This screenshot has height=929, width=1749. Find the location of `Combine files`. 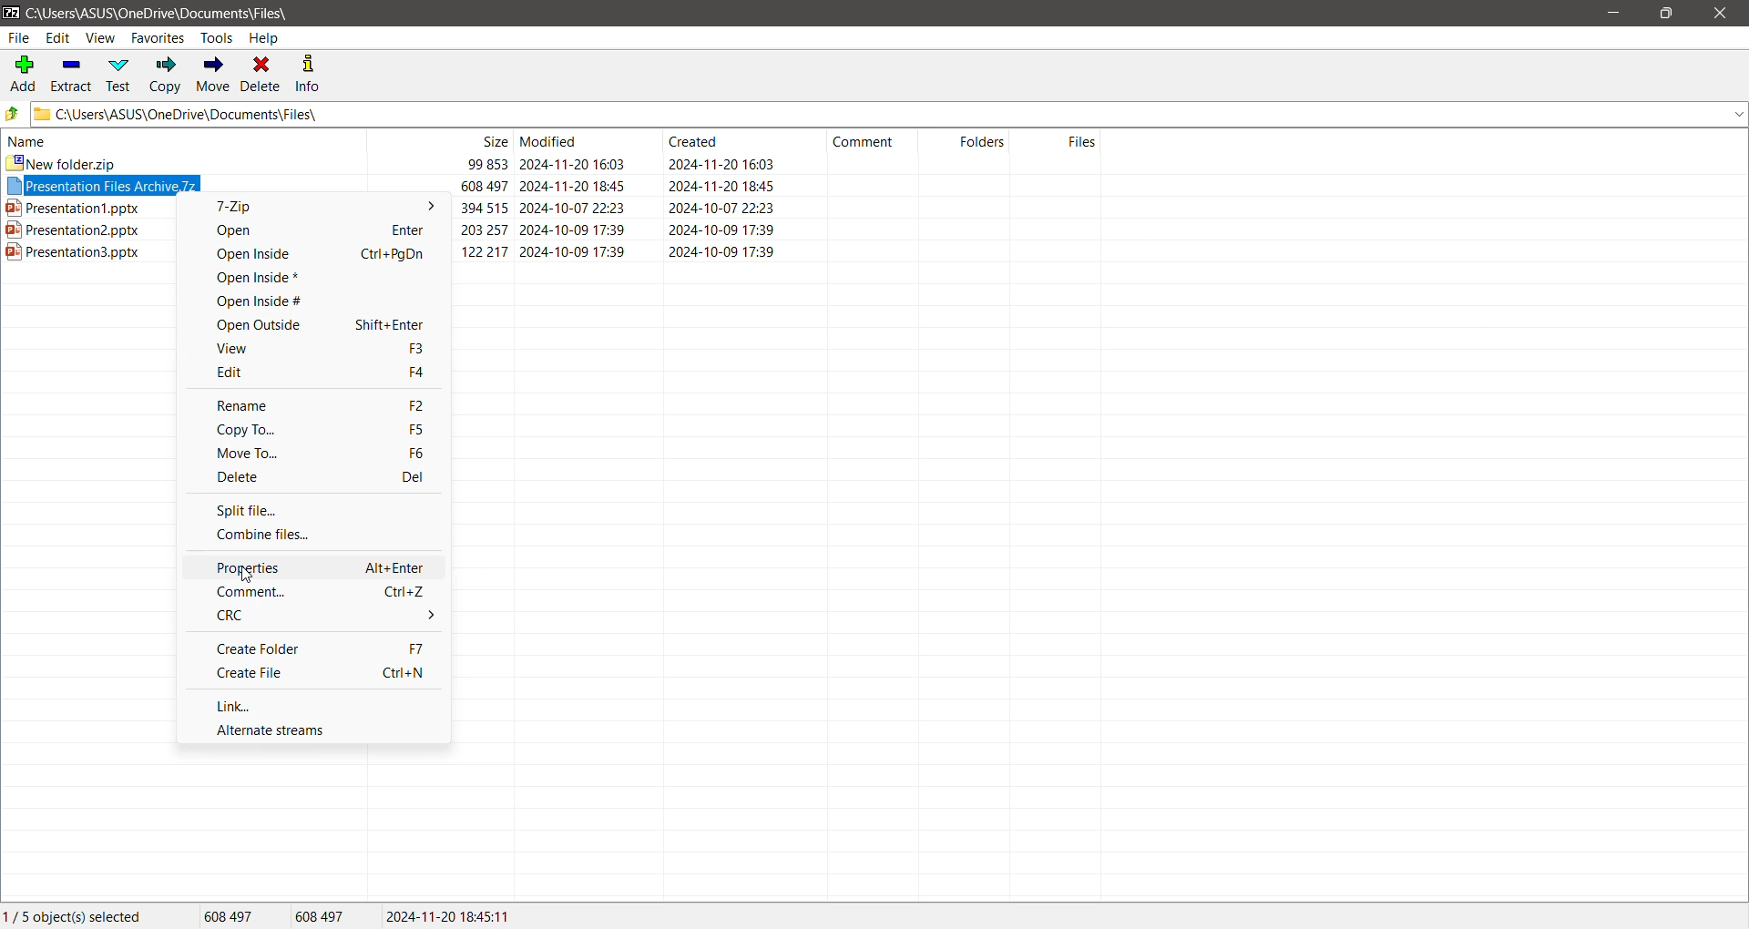

Combine files is located at coordinates (265, 535).